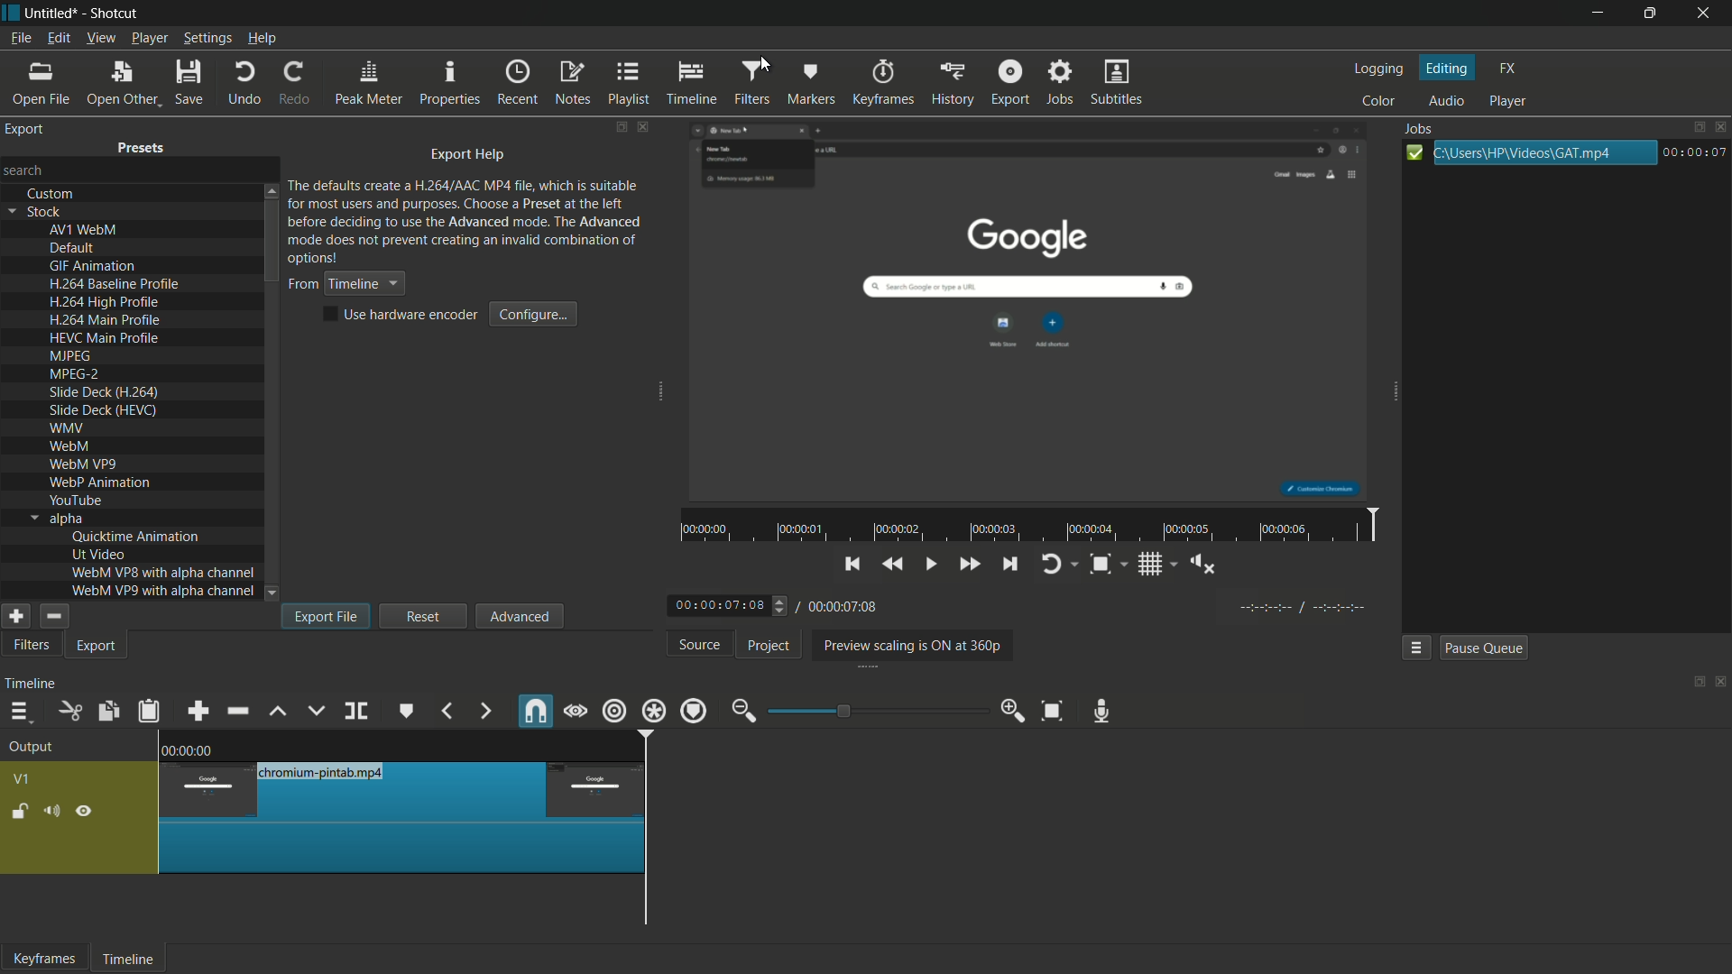 The image size is (1732, 974). Describe the element at coordinates (1010, 81) in the screenshot. I see `export` at that location.